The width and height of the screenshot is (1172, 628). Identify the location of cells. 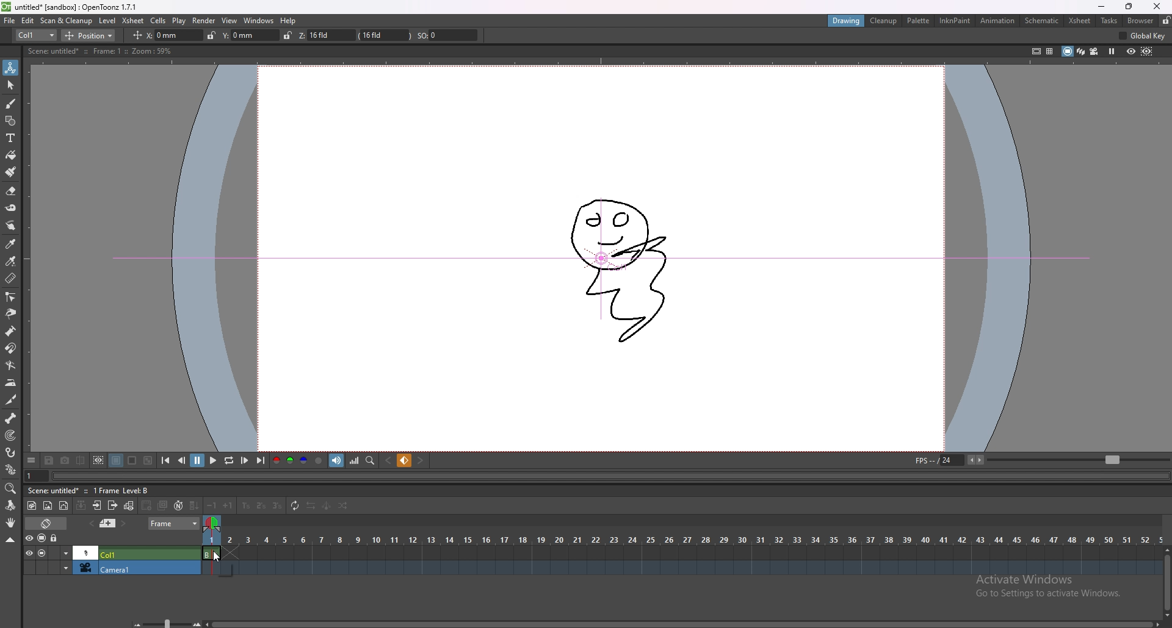
(158, 20).